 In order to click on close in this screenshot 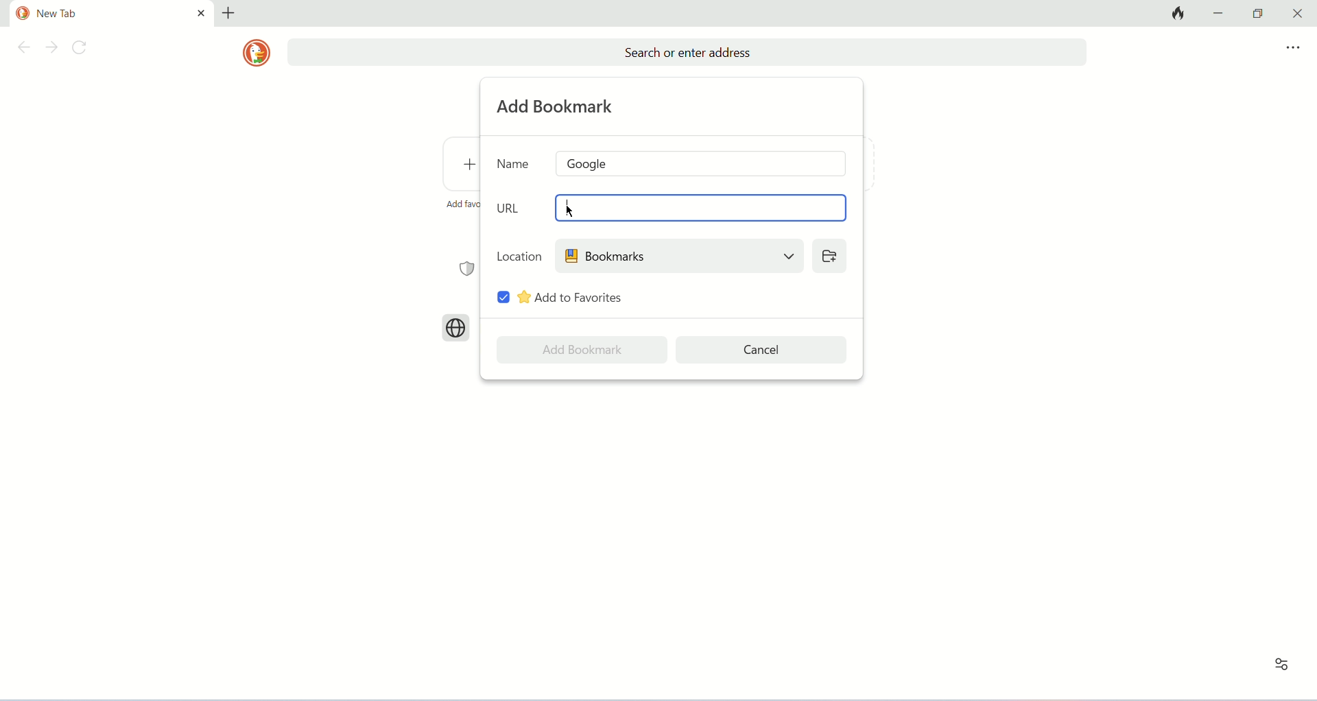, I will do `click(1294, 14)`.